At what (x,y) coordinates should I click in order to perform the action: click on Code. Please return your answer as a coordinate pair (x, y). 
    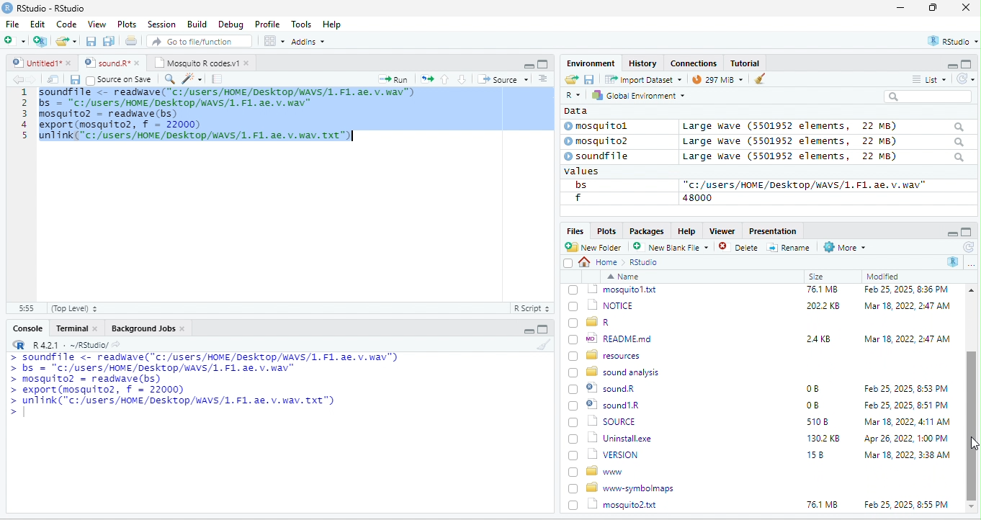
    Looking at the image, I should click on (67, 24).